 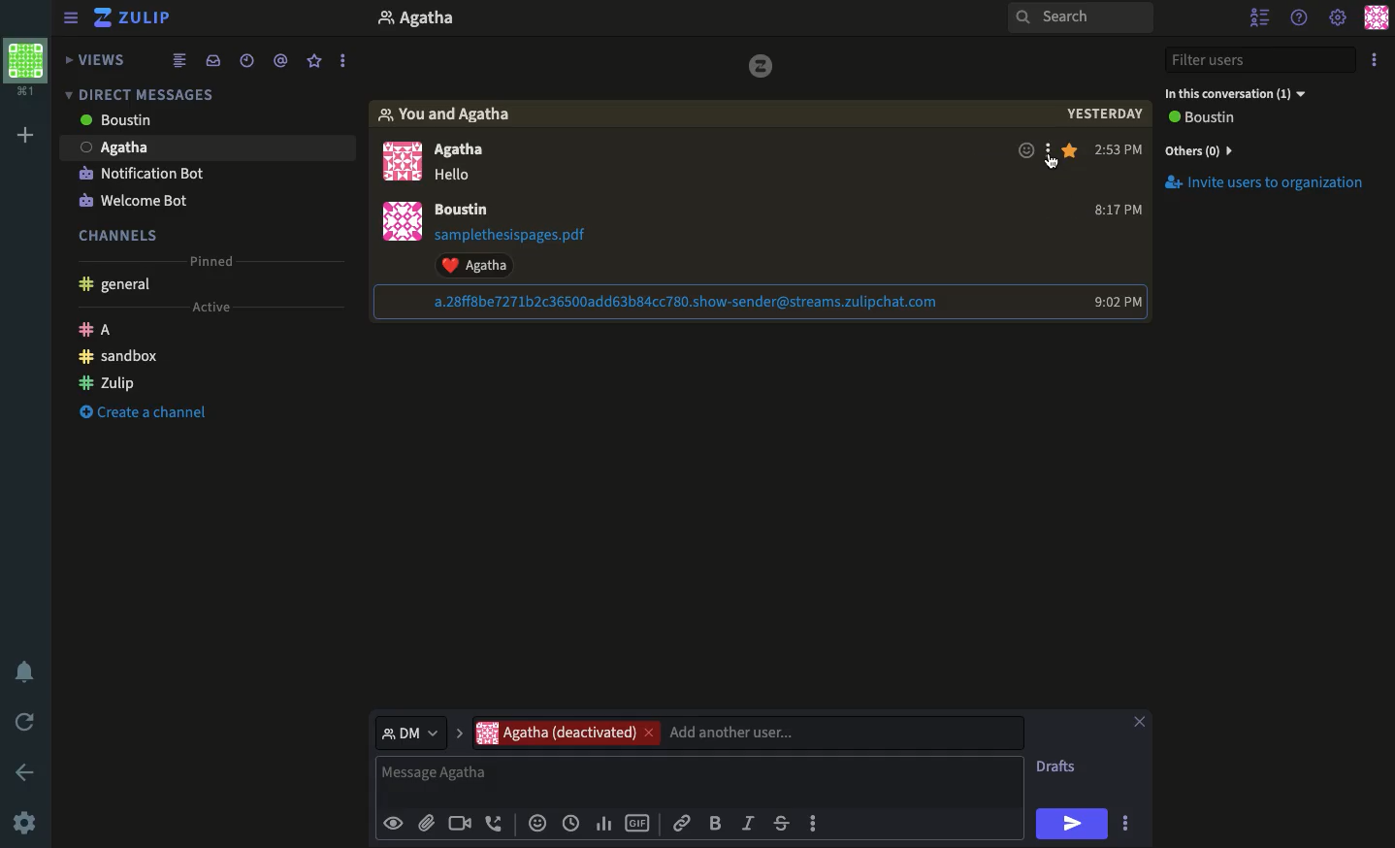 I want to click on Add global time, so click(x=574, y=823).